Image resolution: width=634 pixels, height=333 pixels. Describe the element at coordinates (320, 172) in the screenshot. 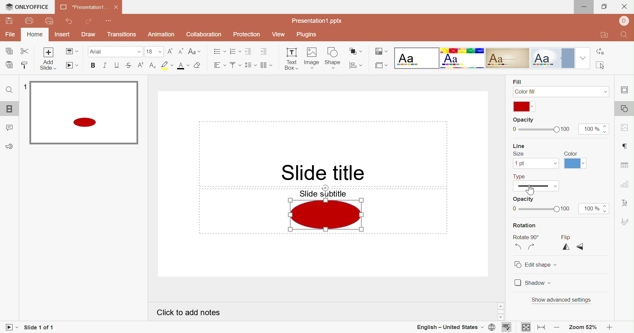

I see `Slide title` at that location.